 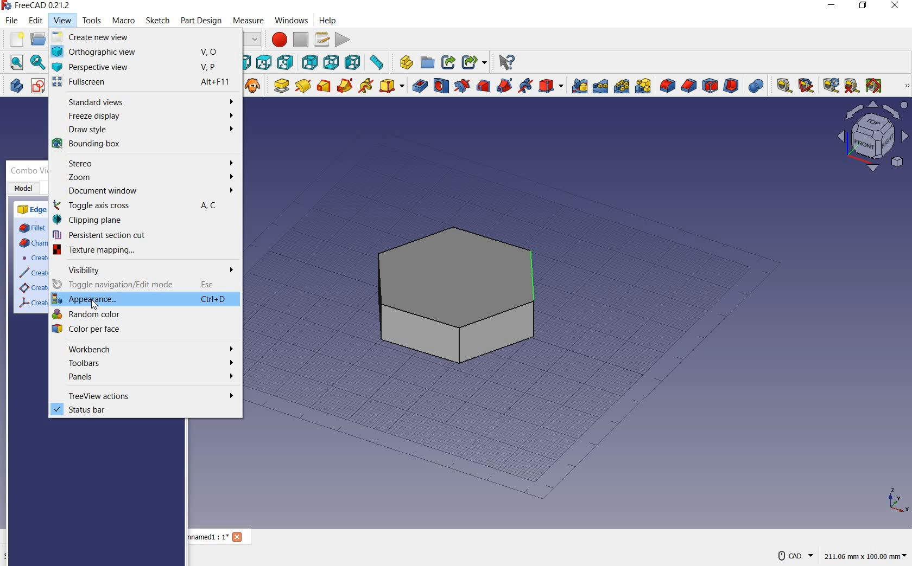 I want to click on create a datum point, so click(x=33, y=258).